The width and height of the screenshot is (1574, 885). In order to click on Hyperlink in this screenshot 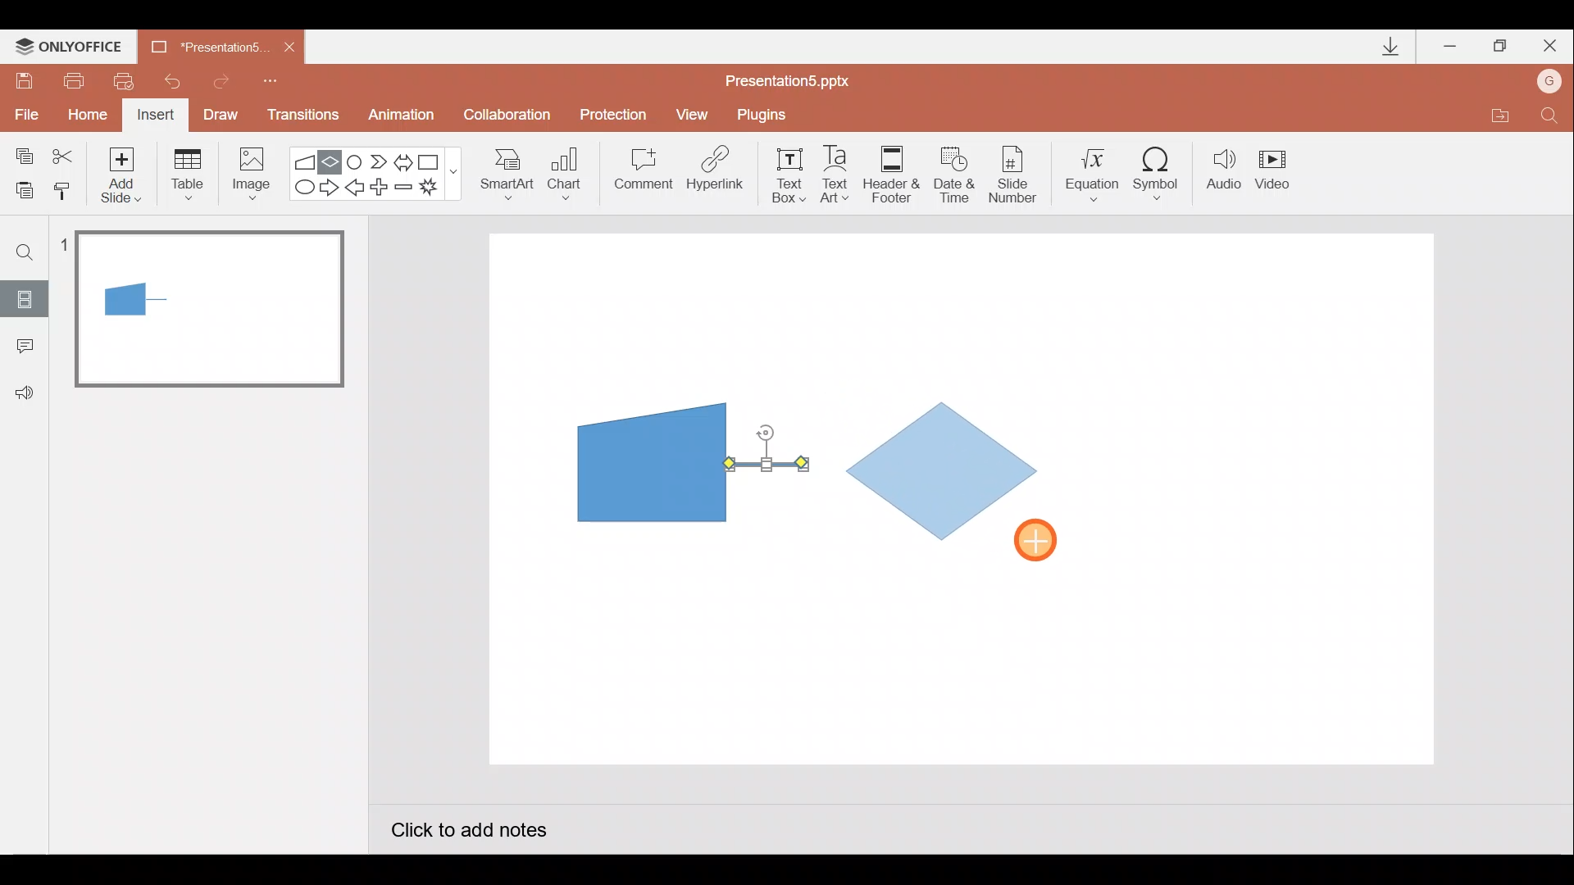, I will do `click(716, 174)`.